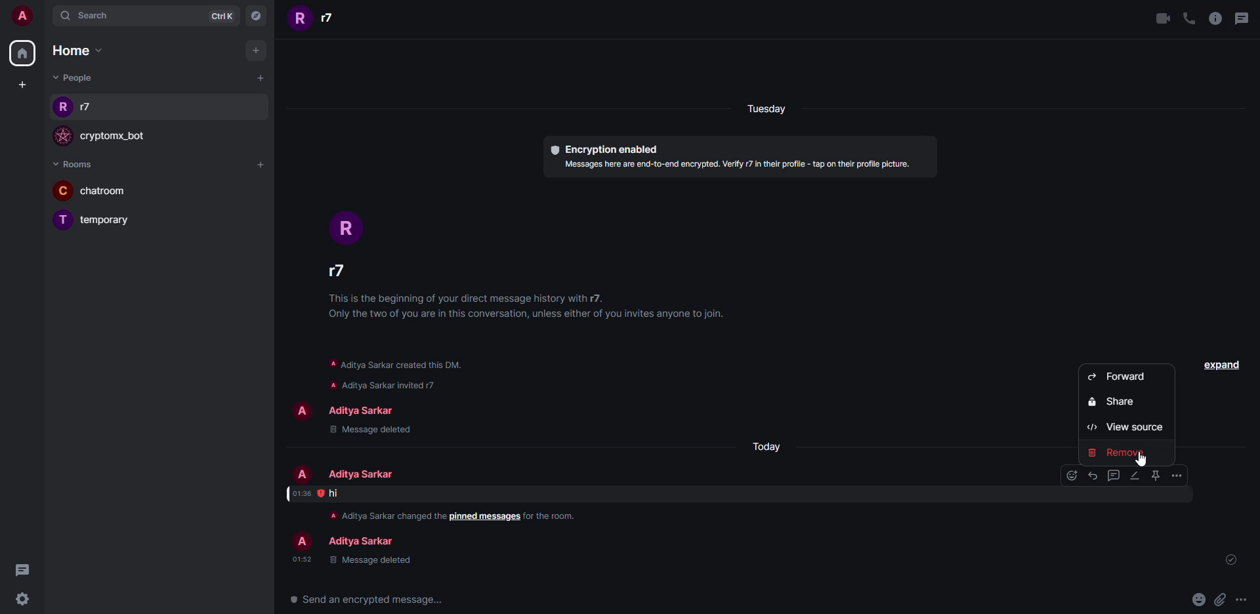 The height and width of the screenshot is (614, 1260). What do you see at coordinates (739, 165) in the screenshot?
I see `info` at bounding box center [739, 165].